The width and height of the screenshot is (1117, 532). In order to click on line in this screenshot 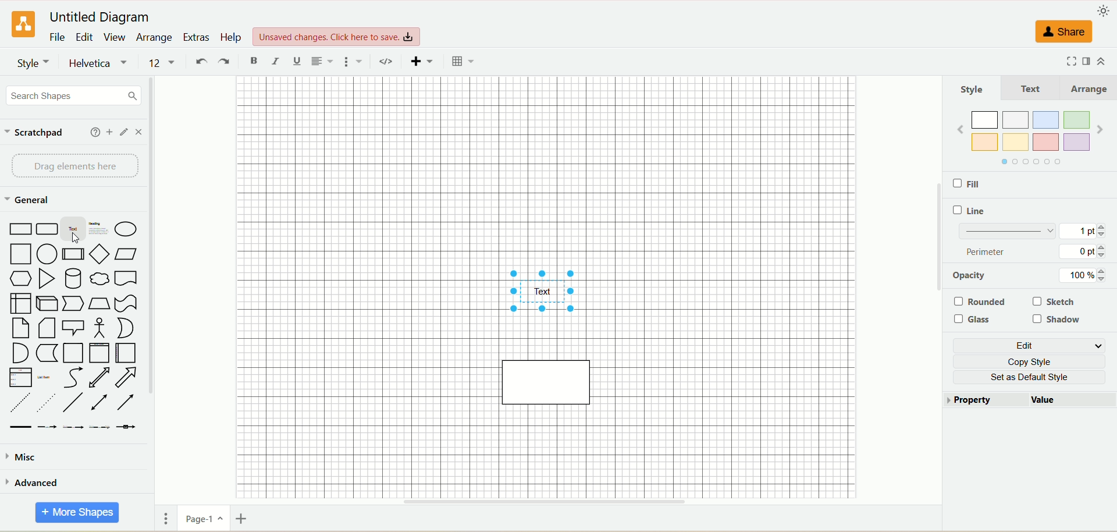, I will do `click(75, 403)`.